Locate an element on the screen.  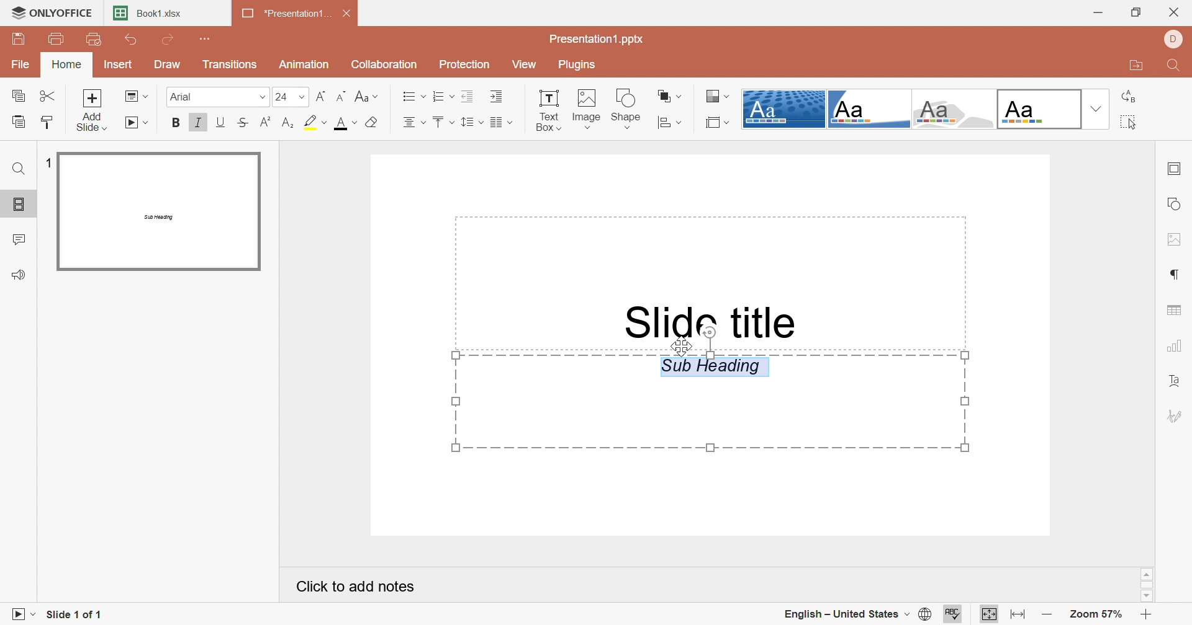
Strikethrough is located at coordinates (244, 122).